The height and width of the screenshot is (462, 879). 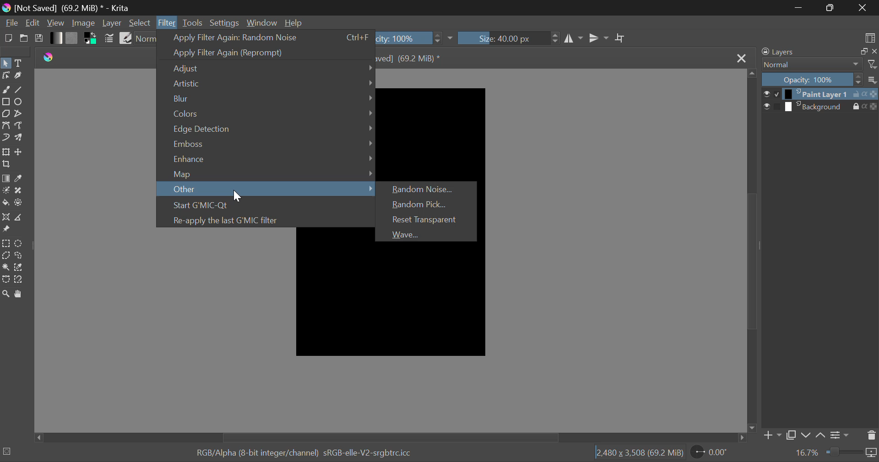 What do you see at coordinates (819, 434) in the screenshot?
I see `Move Layer Up` at bounding box center [819, 434].